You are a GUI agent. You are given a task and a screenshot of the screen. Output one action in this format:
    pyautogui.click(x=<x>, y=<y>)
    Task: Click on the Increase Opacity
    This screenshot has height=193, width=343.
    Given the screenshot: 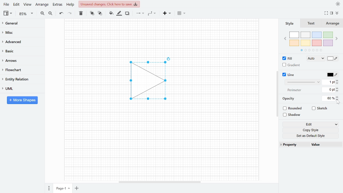 What is the action you would take?
    pyautogui.click(x=338, y=96)
    